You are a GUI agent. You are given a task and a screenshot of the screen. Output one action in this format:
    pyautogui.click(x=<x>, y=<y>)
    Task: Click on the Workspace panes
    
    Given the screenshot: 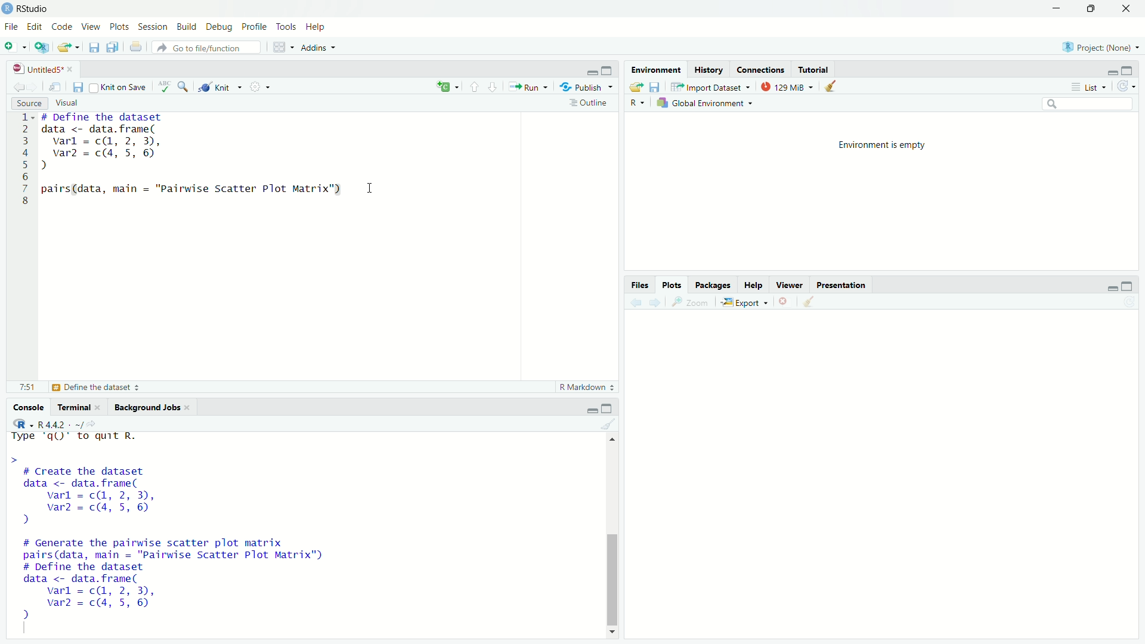 What is the action you would take?
    pyautogui.click(x=281, y=45)
    